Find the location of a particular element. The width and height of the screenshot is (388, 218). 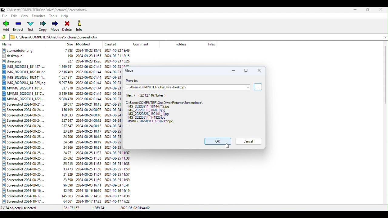

Move is located at coordinates (131, 70).